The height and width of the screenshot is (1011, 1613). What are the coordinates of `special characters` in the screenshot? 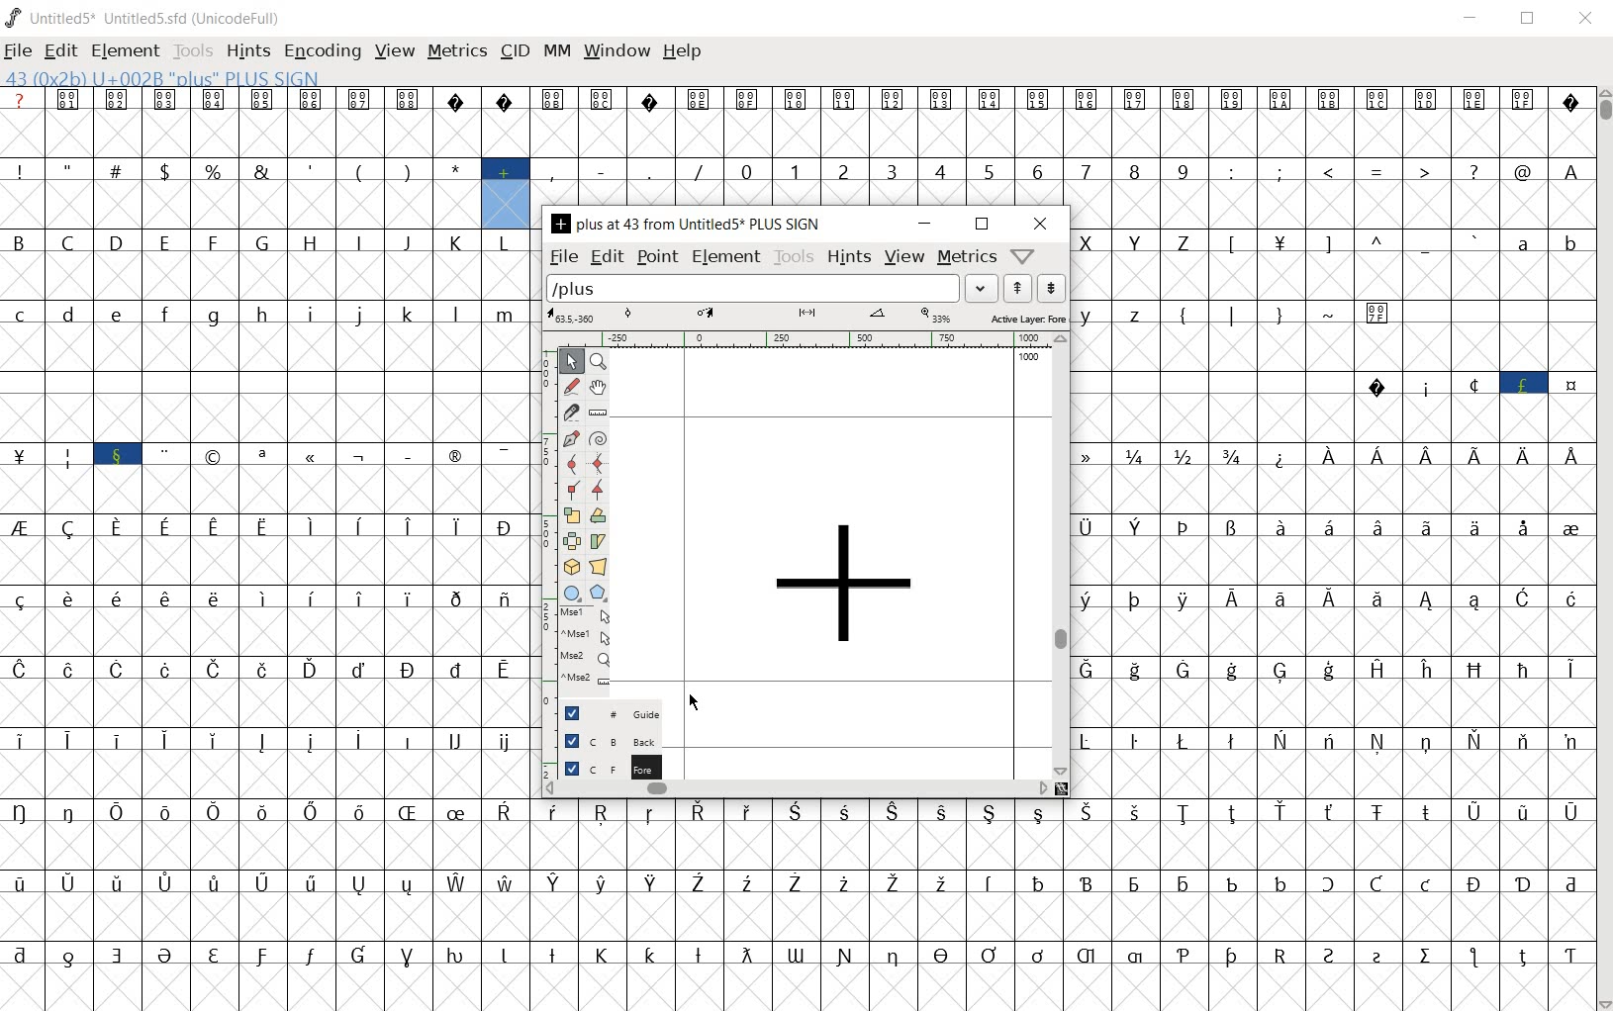 It's located at (633, 185).